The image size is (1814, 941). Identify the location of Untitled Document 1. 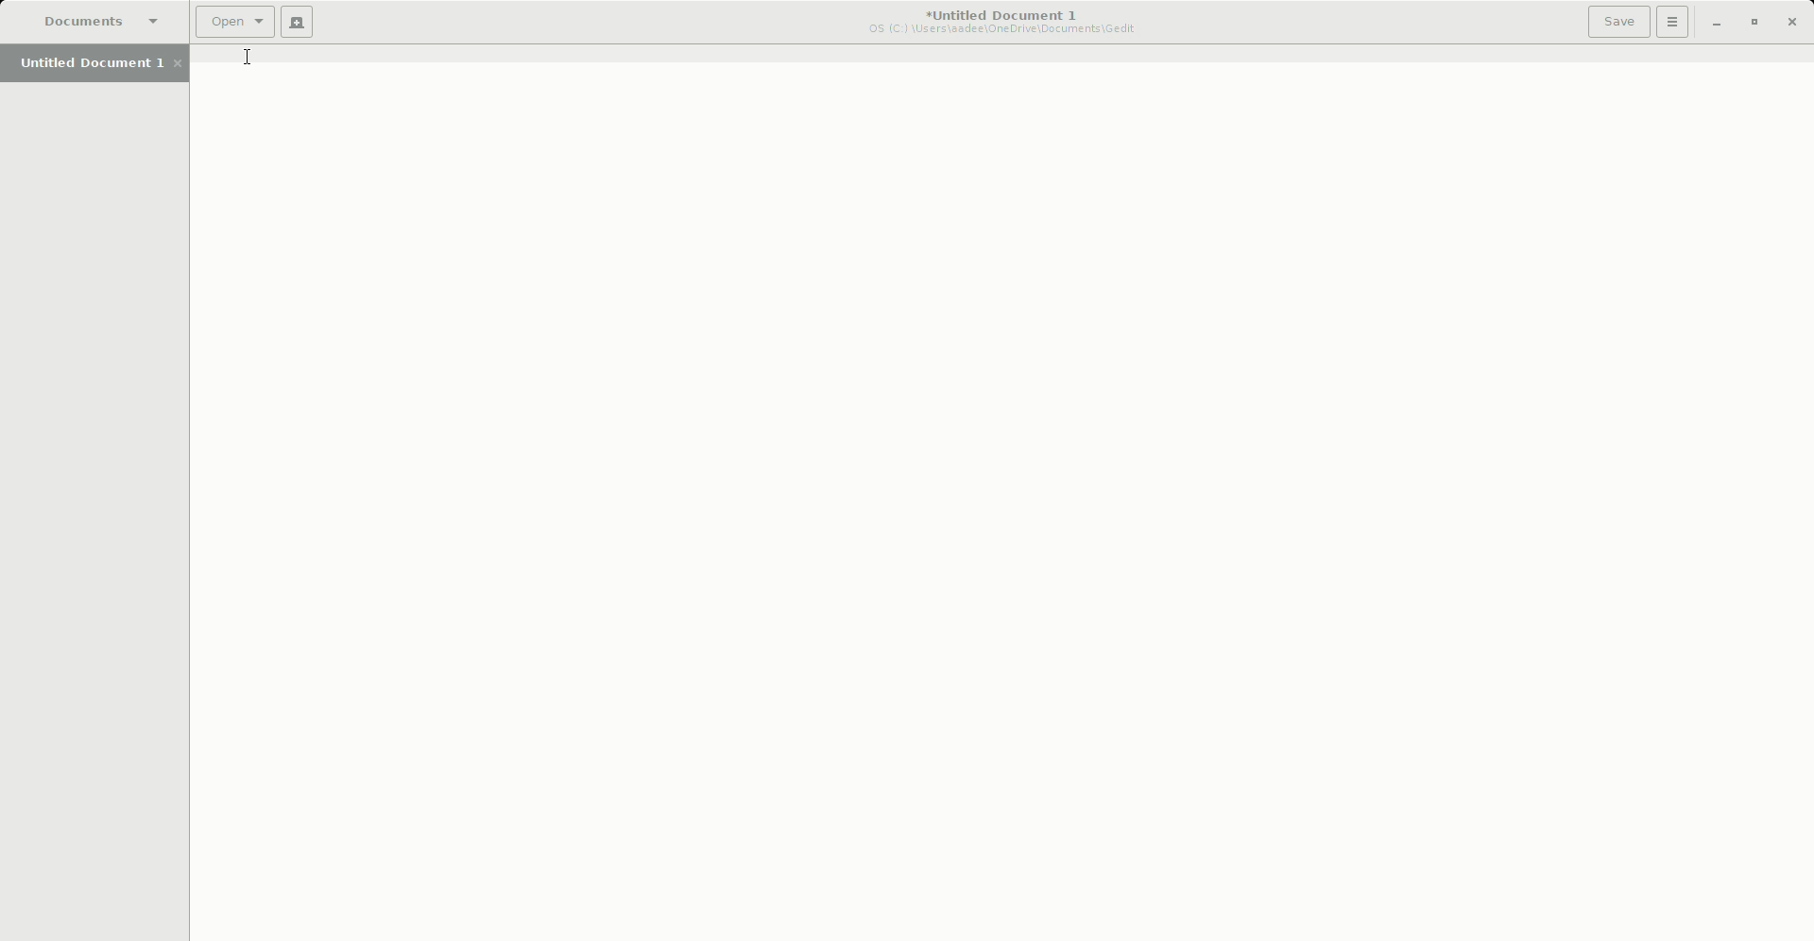
(102, 65).